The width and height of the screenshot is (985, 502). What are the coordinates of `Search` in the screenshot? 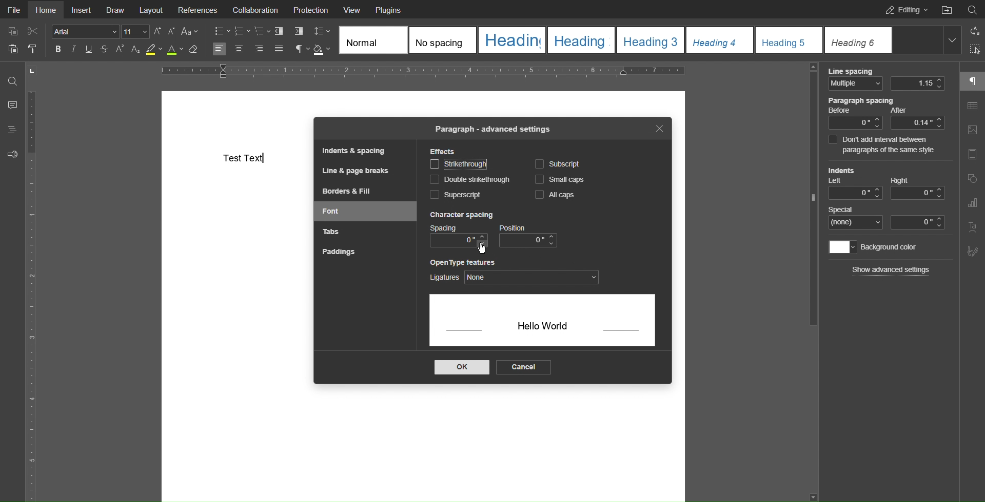 It's located at (12, 80).